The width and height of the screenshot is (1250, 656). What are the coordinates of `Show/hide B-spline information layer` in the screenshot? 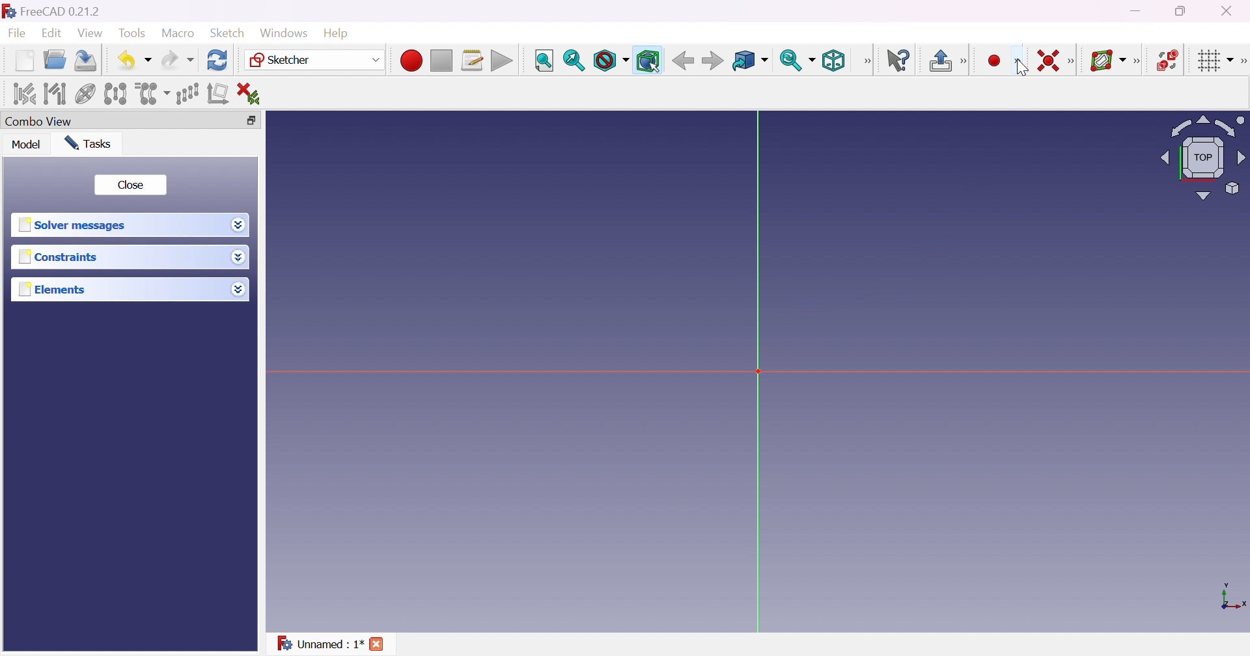 It's located at (1107, 61).